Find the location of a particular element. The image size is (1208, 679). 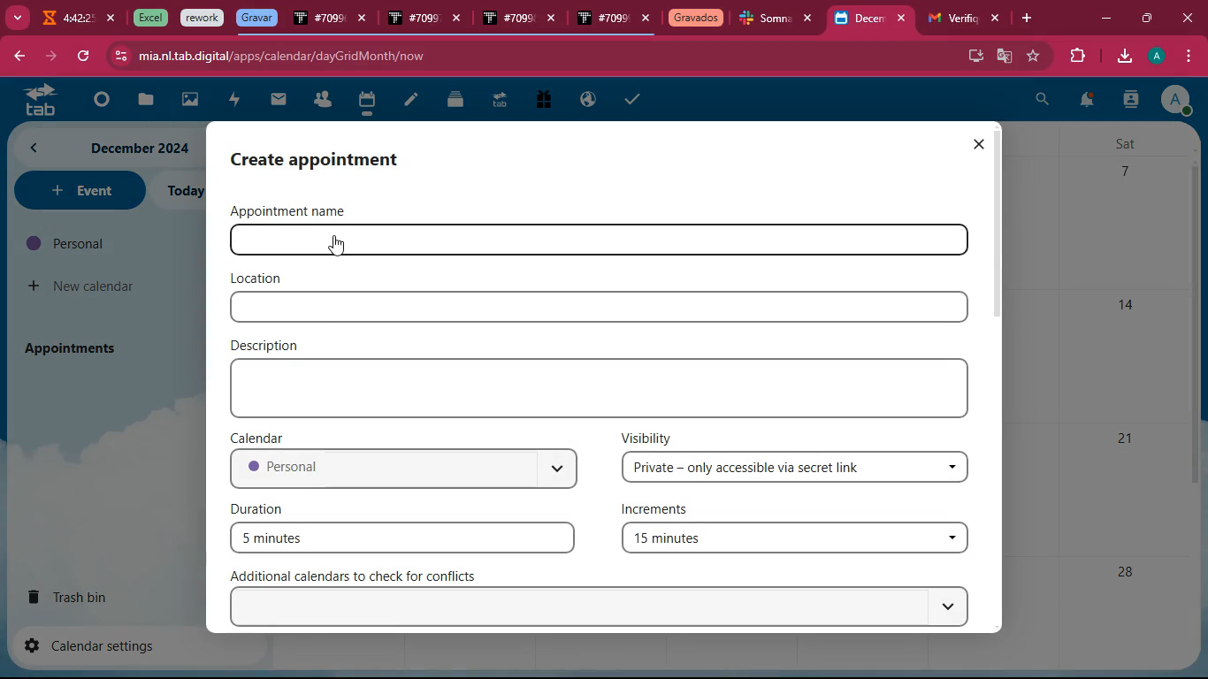

cursor is located at coordinates (333, 247).